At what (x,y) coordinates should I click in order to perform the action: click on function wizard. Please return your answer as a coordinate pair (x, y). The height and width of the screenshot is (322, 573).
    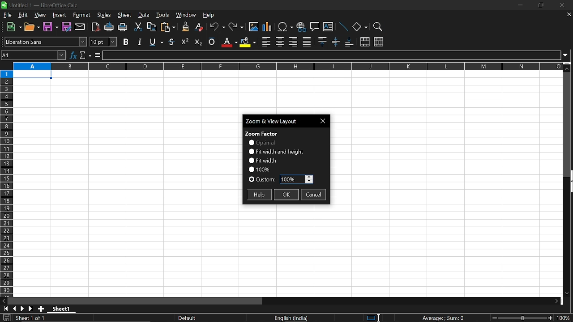
    Looking at the image, I should click on (74, 54).